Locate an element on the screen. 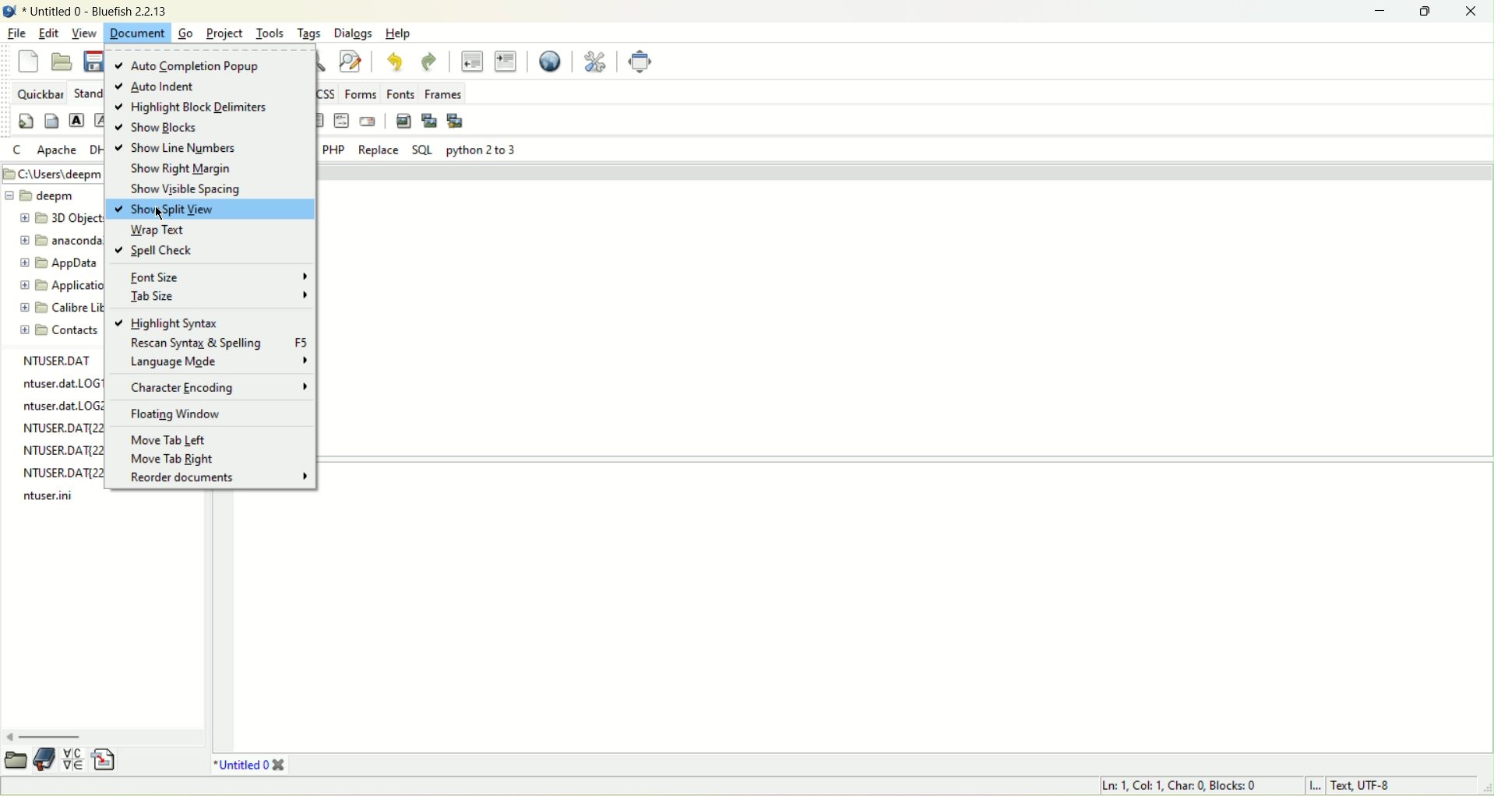 The image size is (1494, 796). auto completion popup is located at coordinates (198, 65).